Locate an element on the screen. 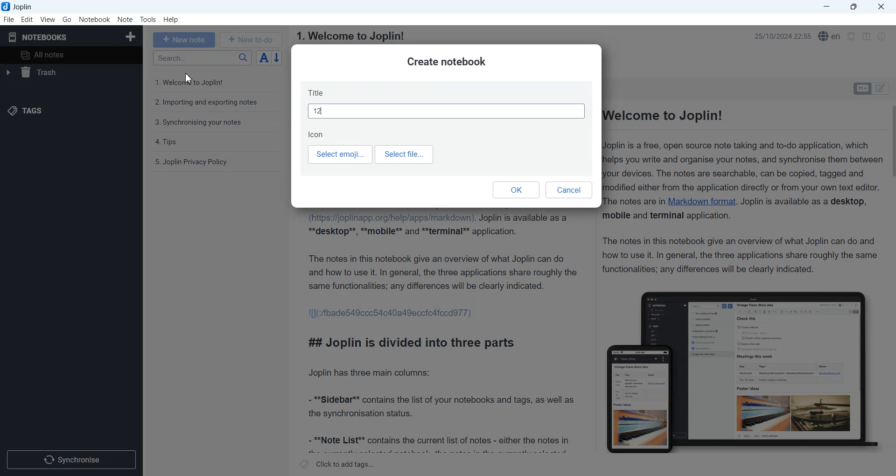  3. Synchronising your notes is located at coordinates (198, 123).